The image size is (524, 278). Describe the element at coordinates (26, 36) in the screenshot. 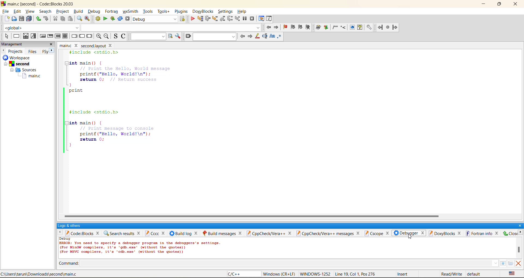

I see `decision` at that location.